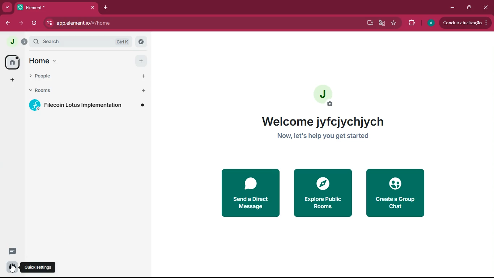 The width and height of the screenshot is (494, 278). I want to click on profile picture, so click(10, 41).